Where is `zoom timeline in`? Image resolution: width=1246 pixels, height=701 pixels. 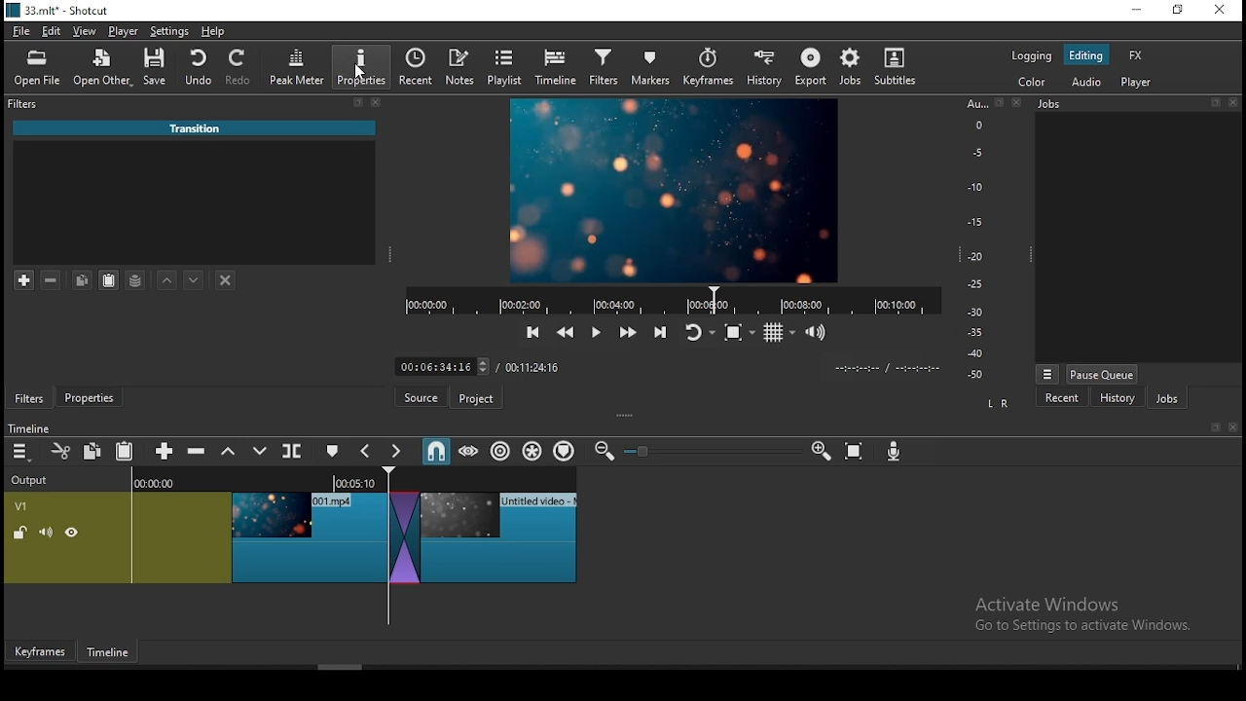
zoom timeline in is located at coordinates (821, 452).